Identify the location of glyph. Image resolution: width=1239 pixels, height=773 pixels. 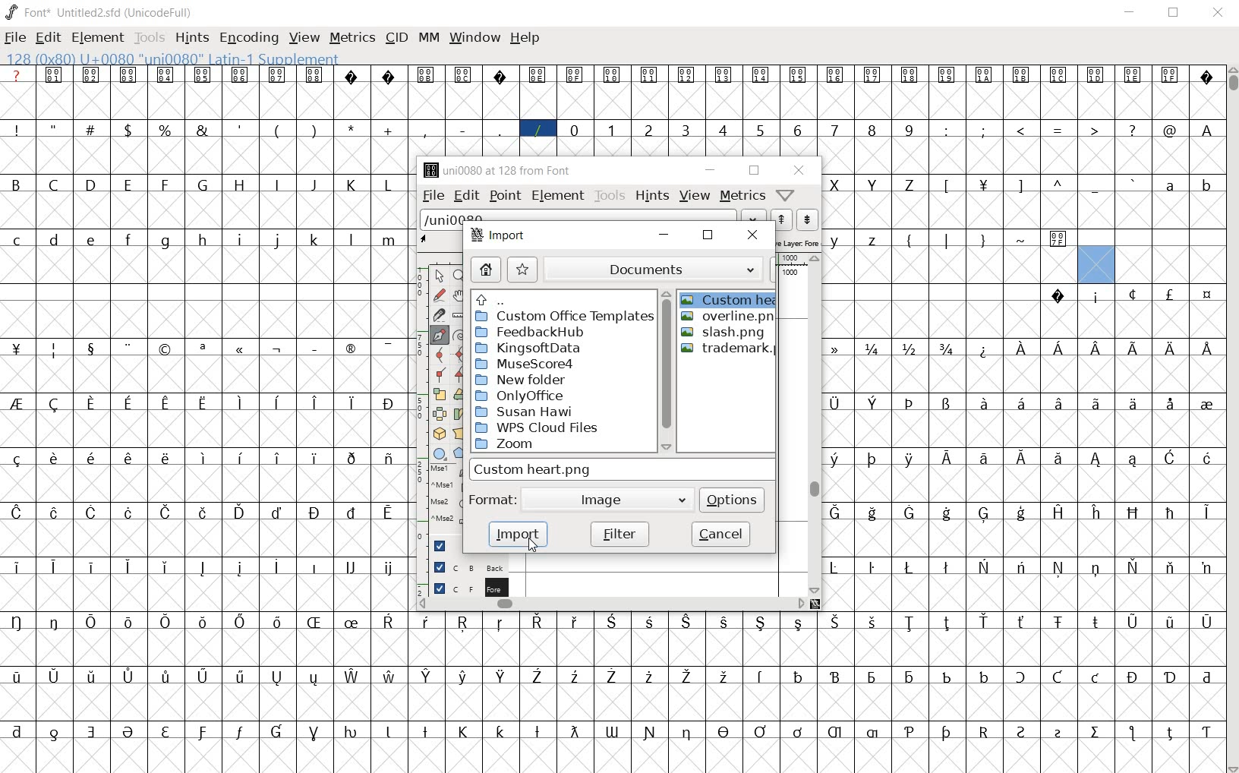
(1058, 677).